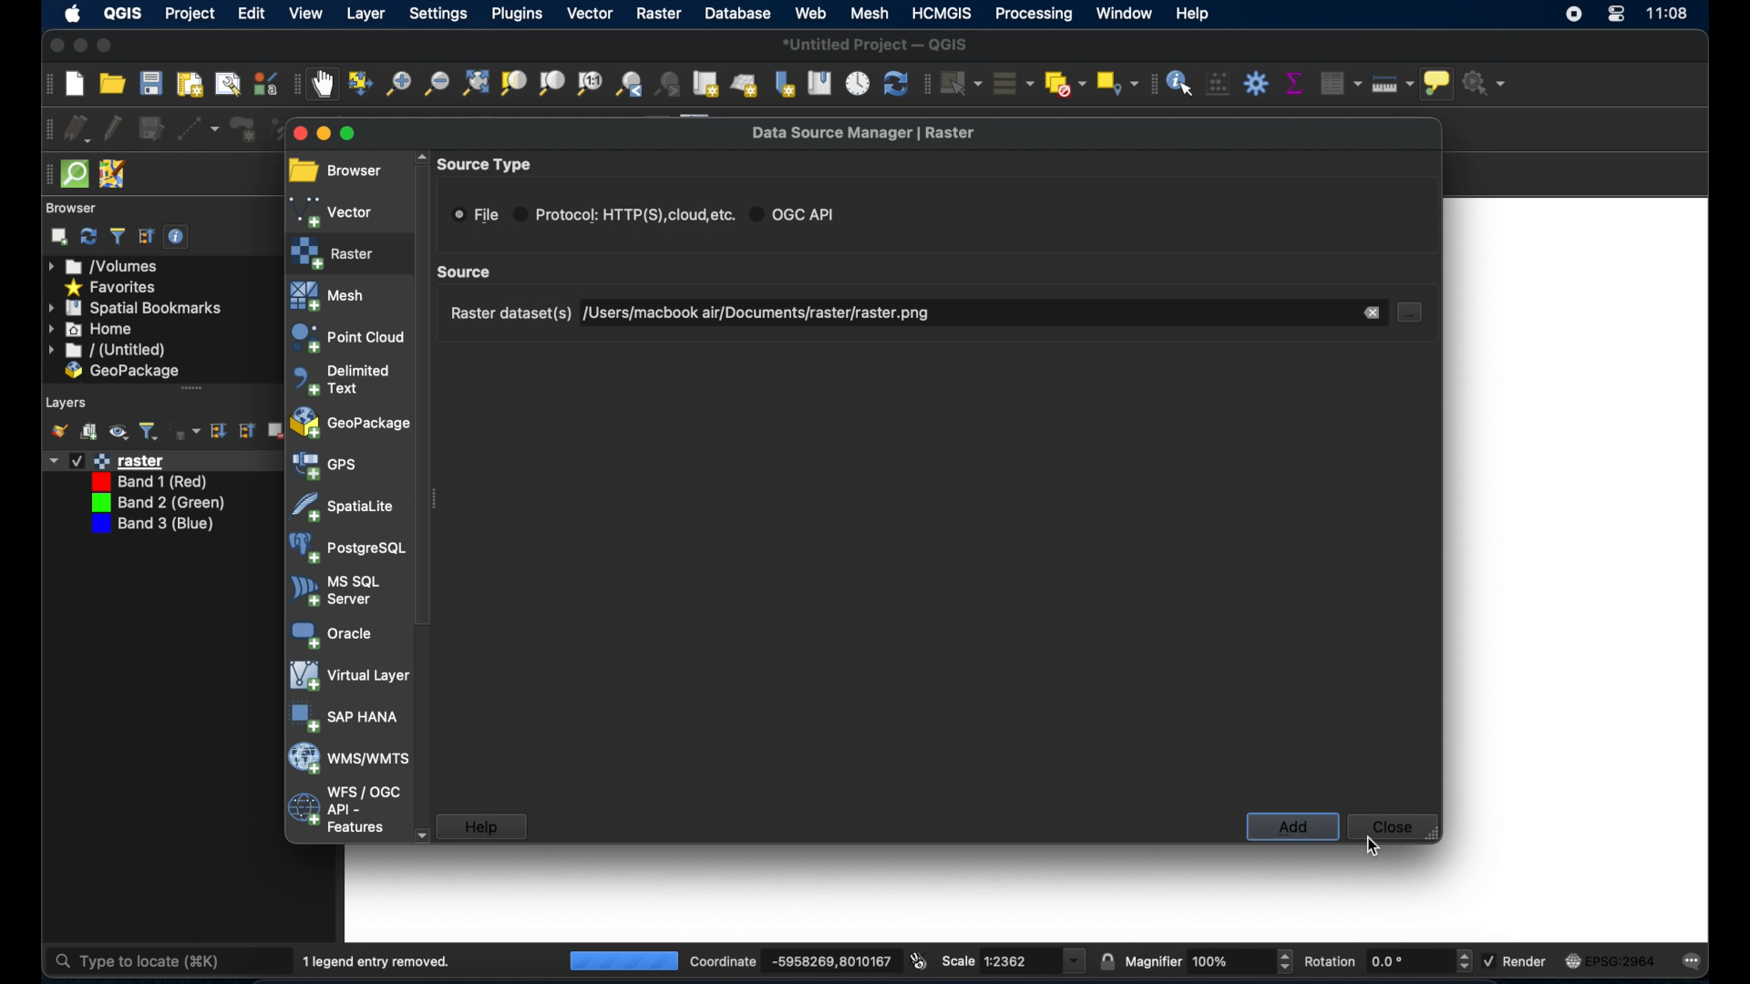 The width and height of the screenshot is (1750, 984). What do you see at coordinates (105, 46) in the screenshot?
I see `maximize` at bounding box center [105, 46].